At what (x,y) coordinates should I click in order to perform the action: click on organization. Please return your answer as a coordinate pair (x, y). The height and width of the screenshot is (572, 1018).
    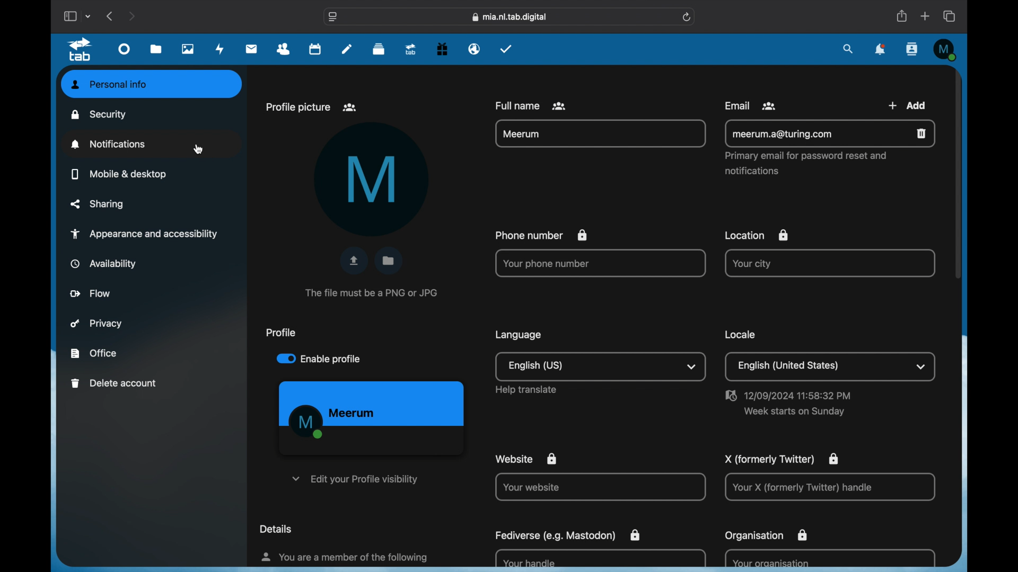
    Looking at the image, I should click on (766, 536).